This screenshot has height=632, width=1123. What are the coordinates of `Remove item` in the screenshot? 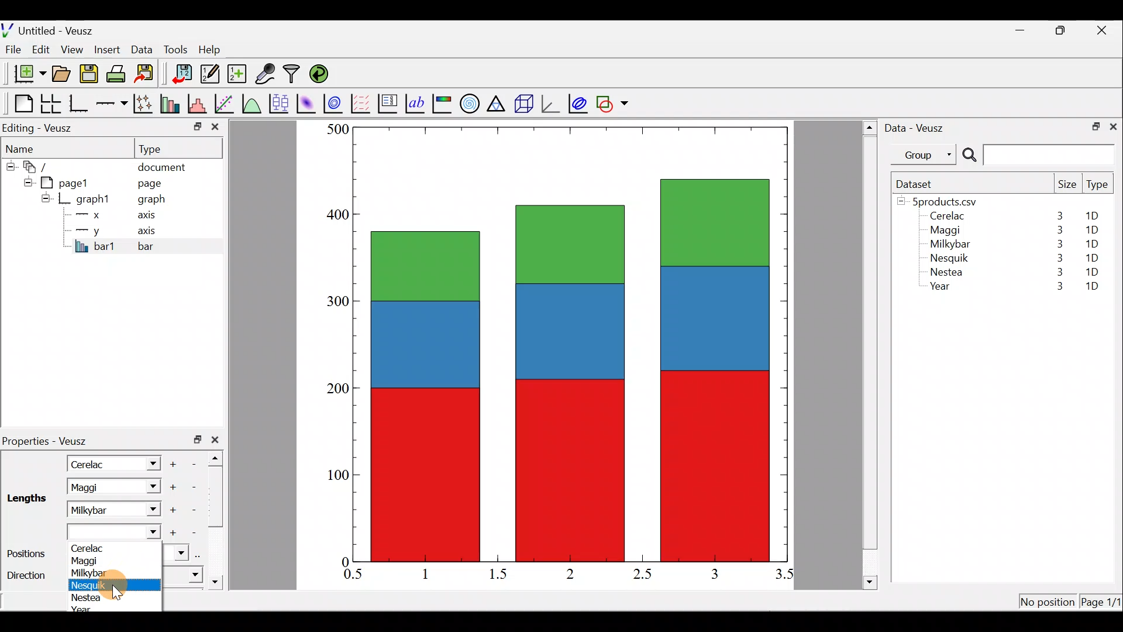 It's located at (194, 509).